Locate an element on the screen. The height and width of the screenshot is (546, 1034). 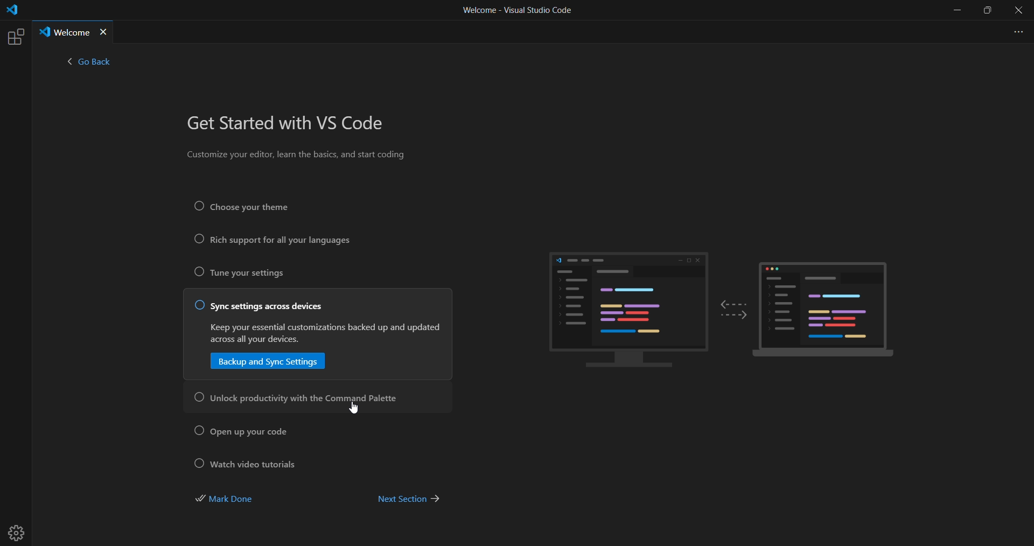
settings is located at coordinates (19, 529).